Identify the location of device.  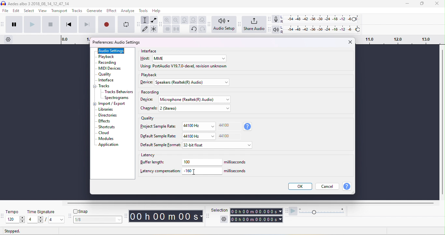
(147, 99).